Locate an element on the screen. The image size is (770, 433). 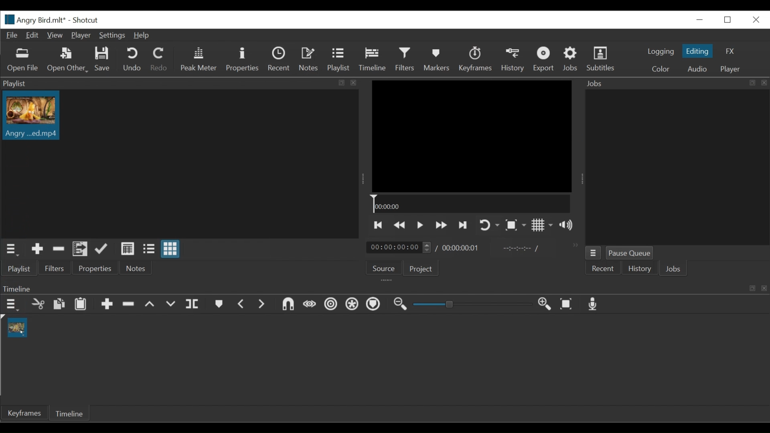
View is located at coordinates (55, 36).